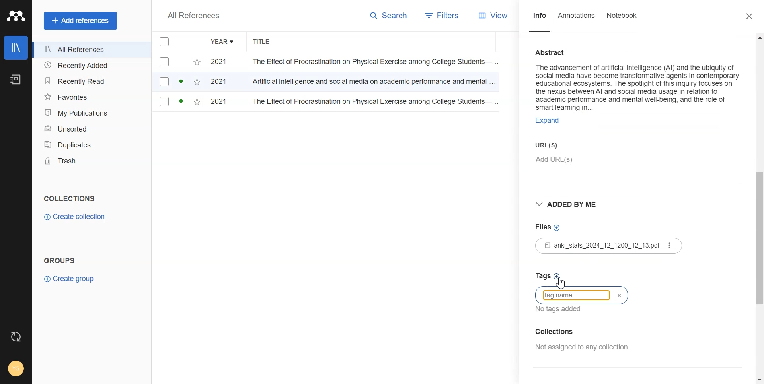 This screenshot has width=764, height=384. Describe the element at coordinates (16, 48) in the screenshot. I see `Library` at that location.